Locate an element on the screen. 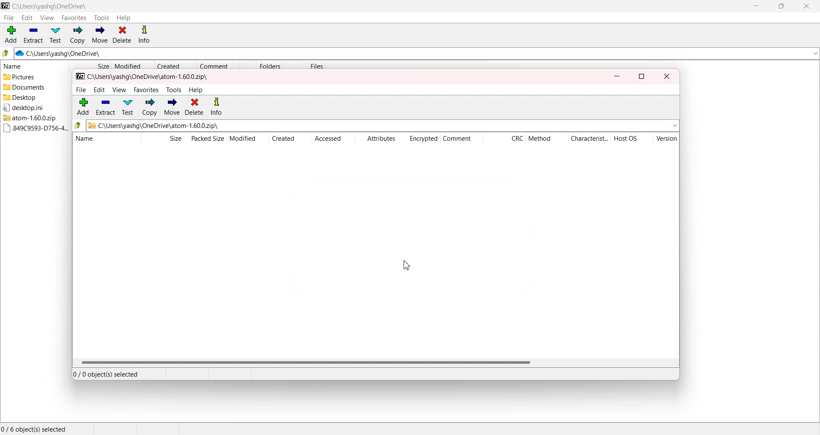  Info is located at coordinates (144, 35).